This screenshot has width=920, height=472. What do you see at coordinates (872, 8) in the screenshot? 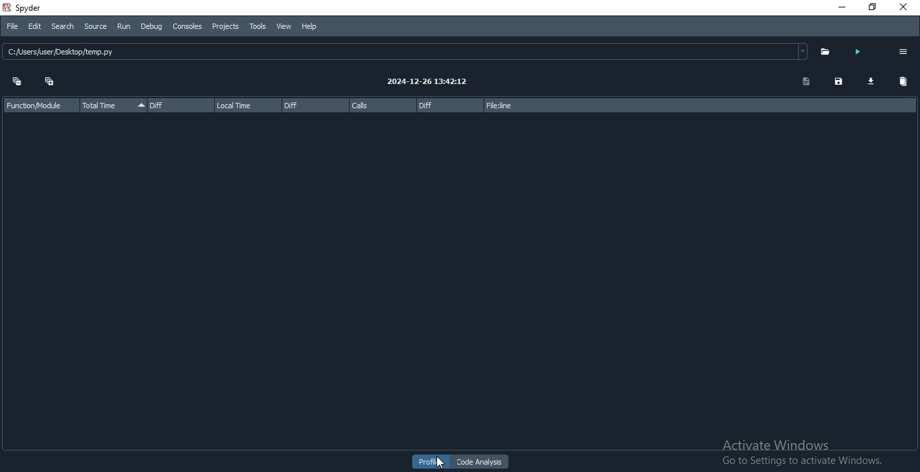
I see `restore` at bounding box center [872, 8].